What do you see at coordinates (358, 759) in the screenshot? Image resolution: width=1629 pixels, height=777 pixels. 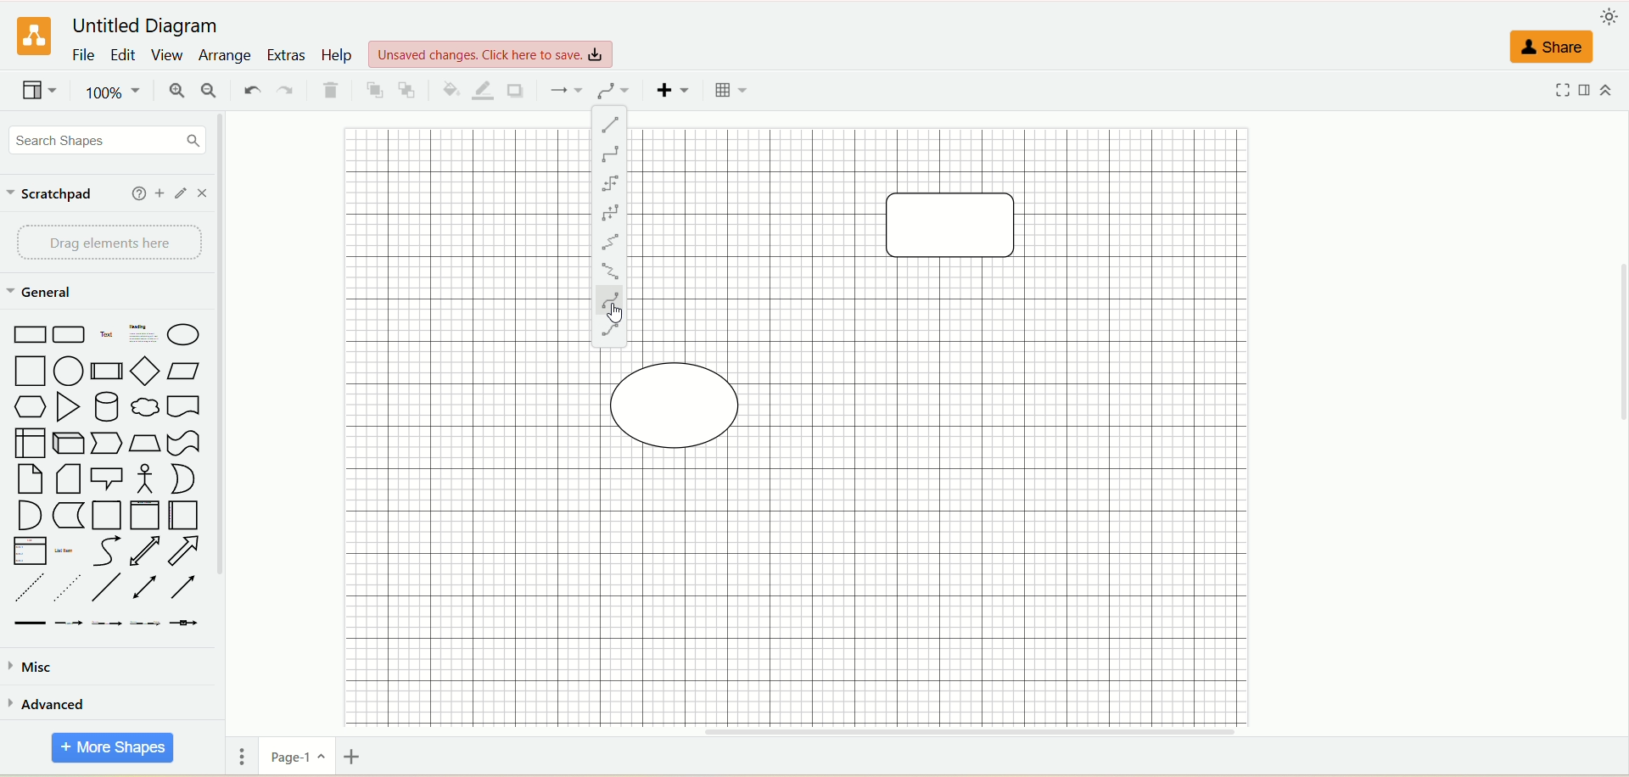 I see `insert page` at bounding box center [358, 759].